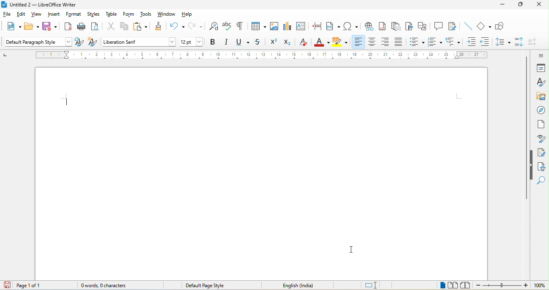 The width and height of the screenshot is (549, 290). What do you see at coordinates (178, 27) in the screenshot?
I see `undo` at bounding box center [178, 27].